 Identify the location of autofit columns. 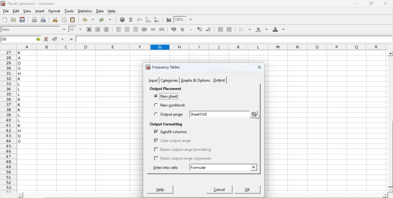
(171, 132).